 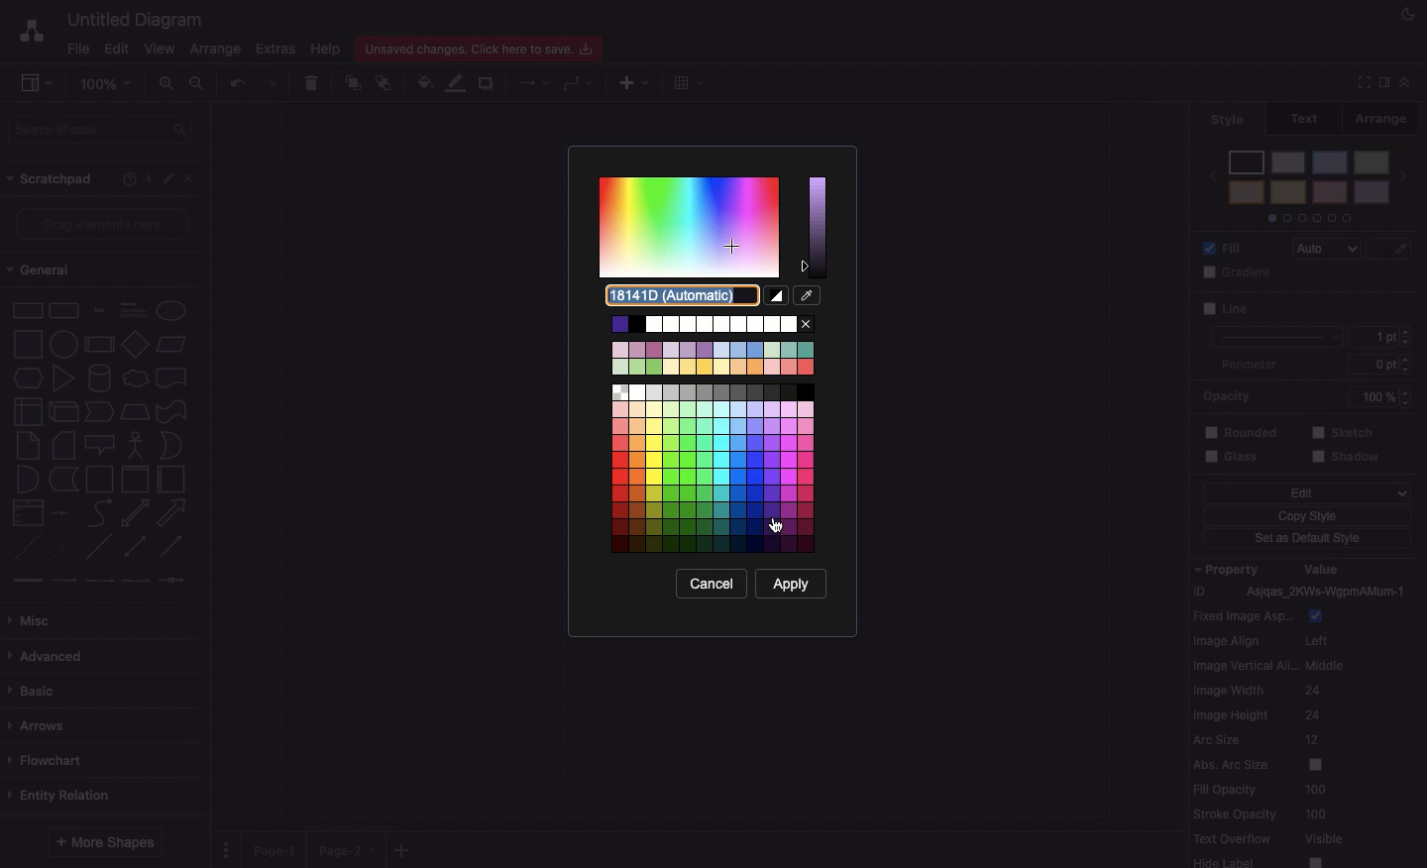 What do you see at coordinates (1405, 81) in the screenshot?
I see `Collapse` at bounding box center [1405, 81].